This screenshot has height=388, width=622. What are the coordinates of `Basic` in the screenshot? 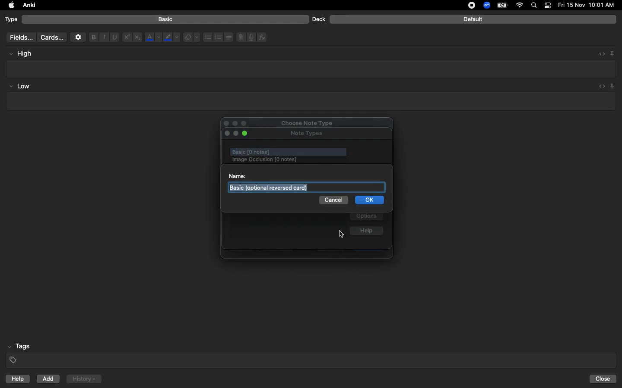 It's located at (166, 19).